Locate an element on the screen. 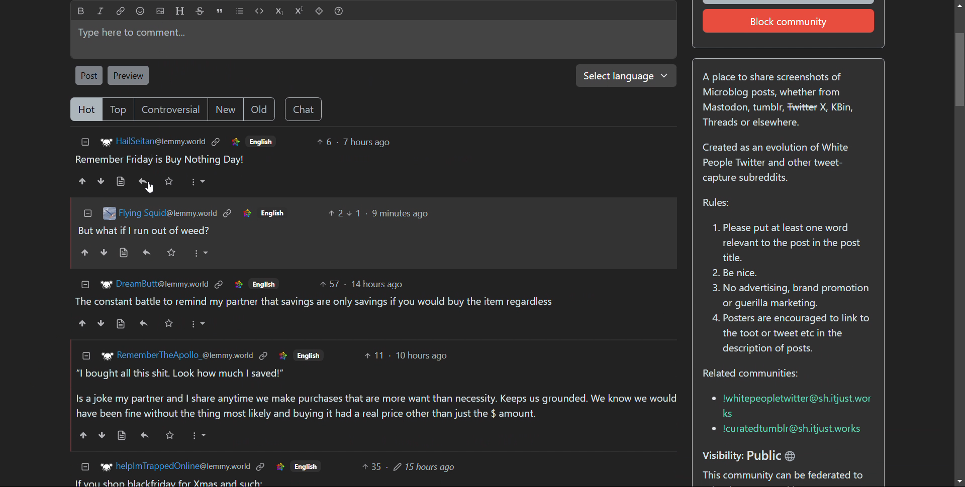 Image resolution: width=965 pixels, height=487 pixels. username is located at coordinates (185, 355).